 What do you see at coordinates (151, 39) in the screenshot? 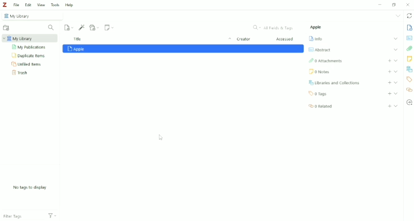
I see `Title` at bounding box center [151, 39].